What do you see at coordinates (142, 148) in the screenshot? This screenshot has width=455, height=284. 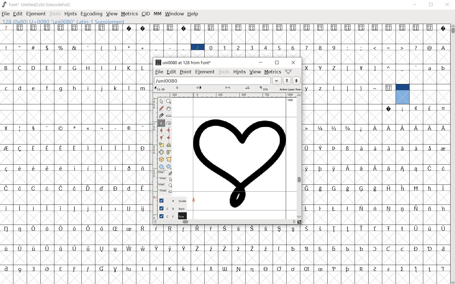 I see `glyph` at bounding box center [142, 148].